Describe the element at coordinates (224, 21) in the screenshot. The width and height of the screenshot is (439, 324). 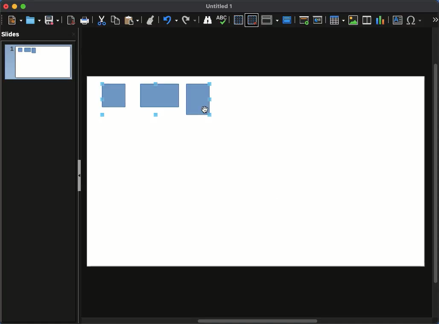
I see `Display` at that location.